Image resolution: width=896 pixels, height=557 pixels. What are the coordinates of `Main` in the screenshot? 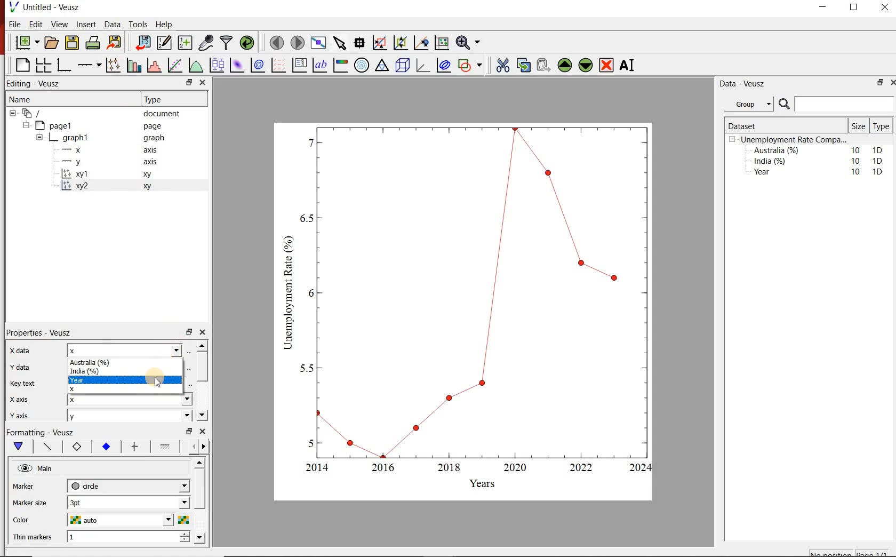 It's located at (46, 469).